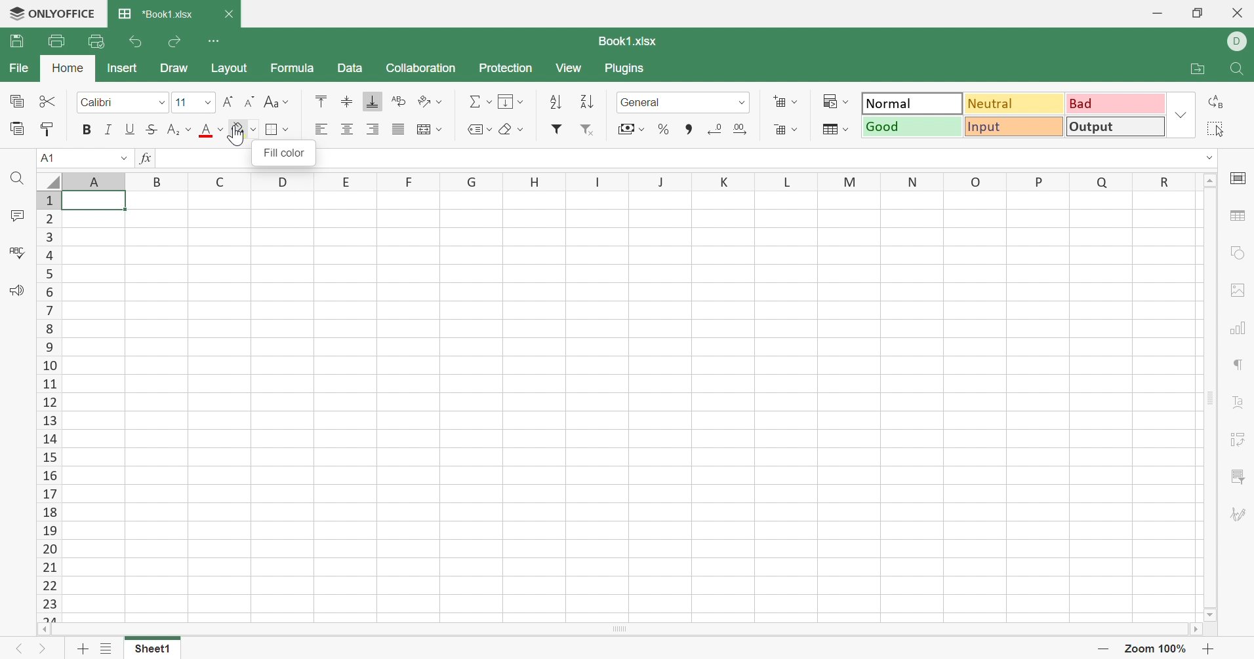 The height and width of the screenshot is (659, 1254). Describe the element at coordinates (1237, 329) in the screenshot. I see `Chart settings` at that location.